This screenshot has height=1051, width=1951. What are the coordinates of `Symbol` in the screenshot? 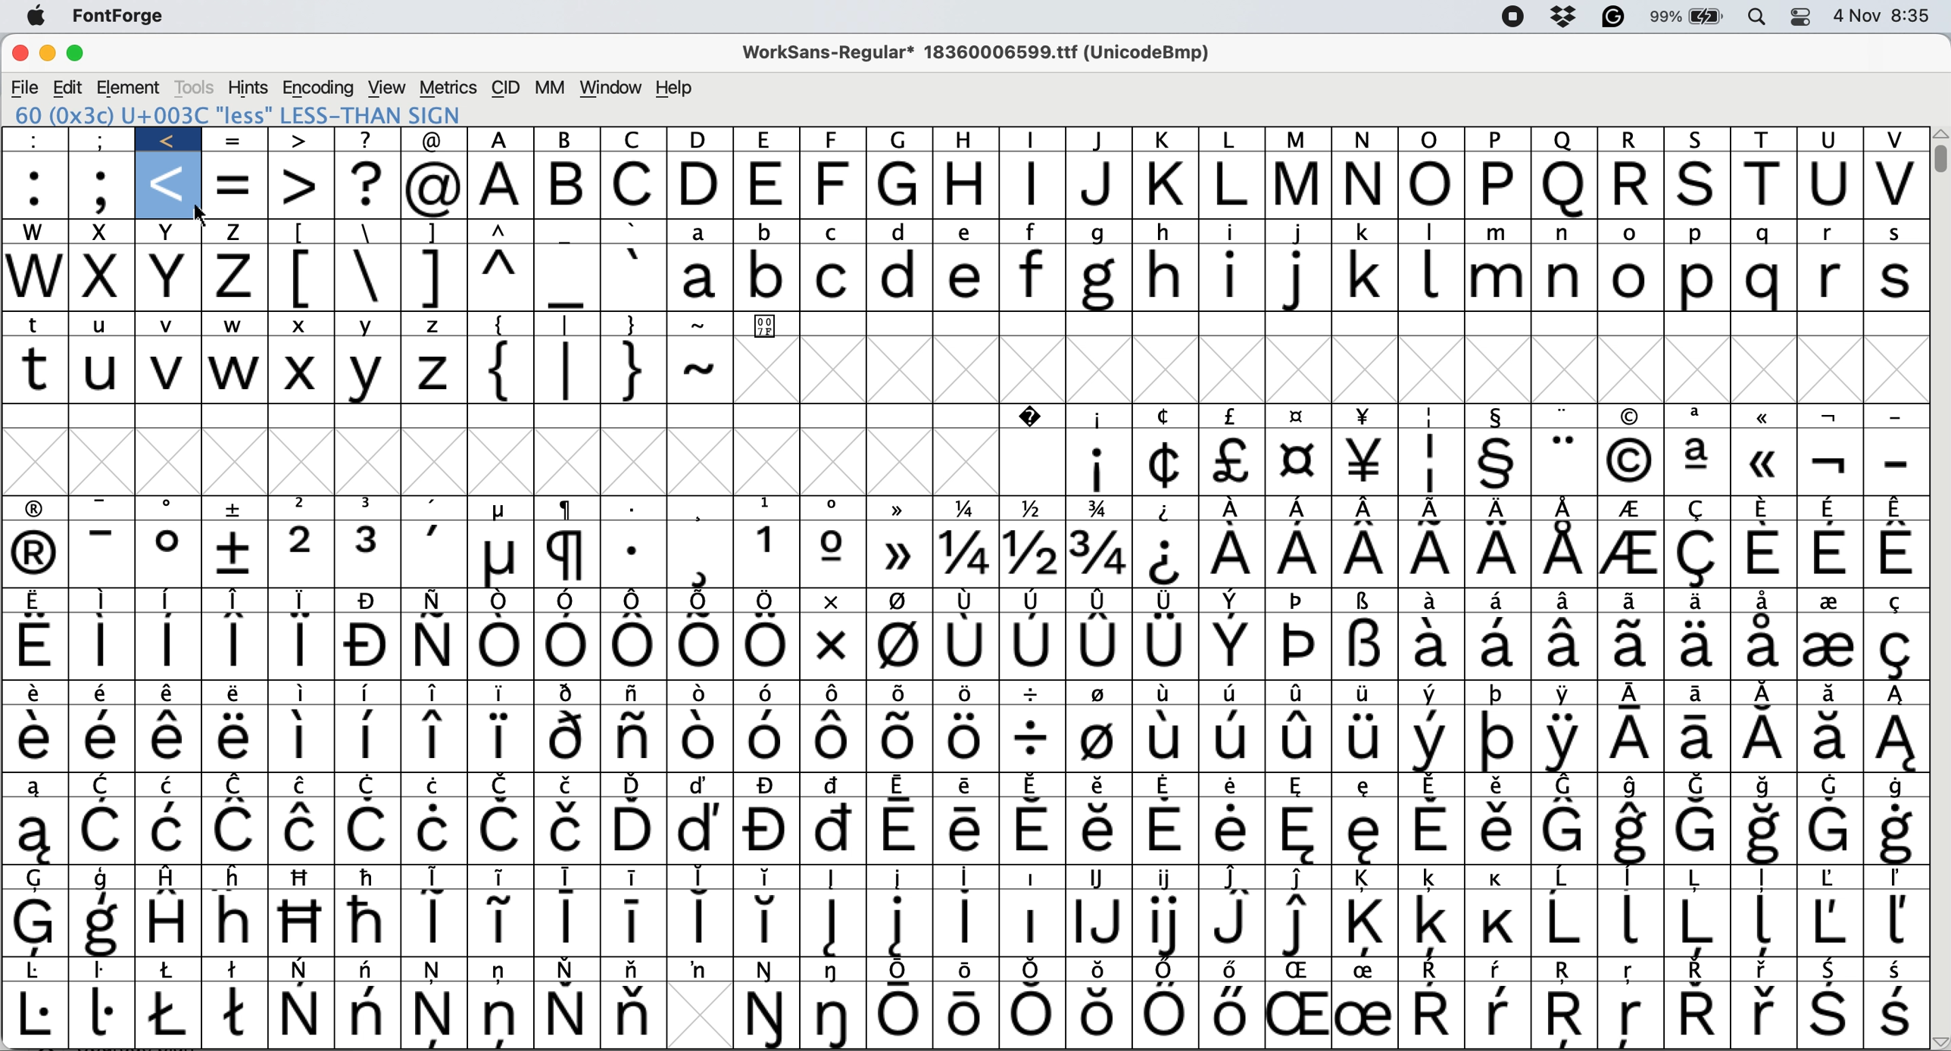 It's located at (369, 1013).